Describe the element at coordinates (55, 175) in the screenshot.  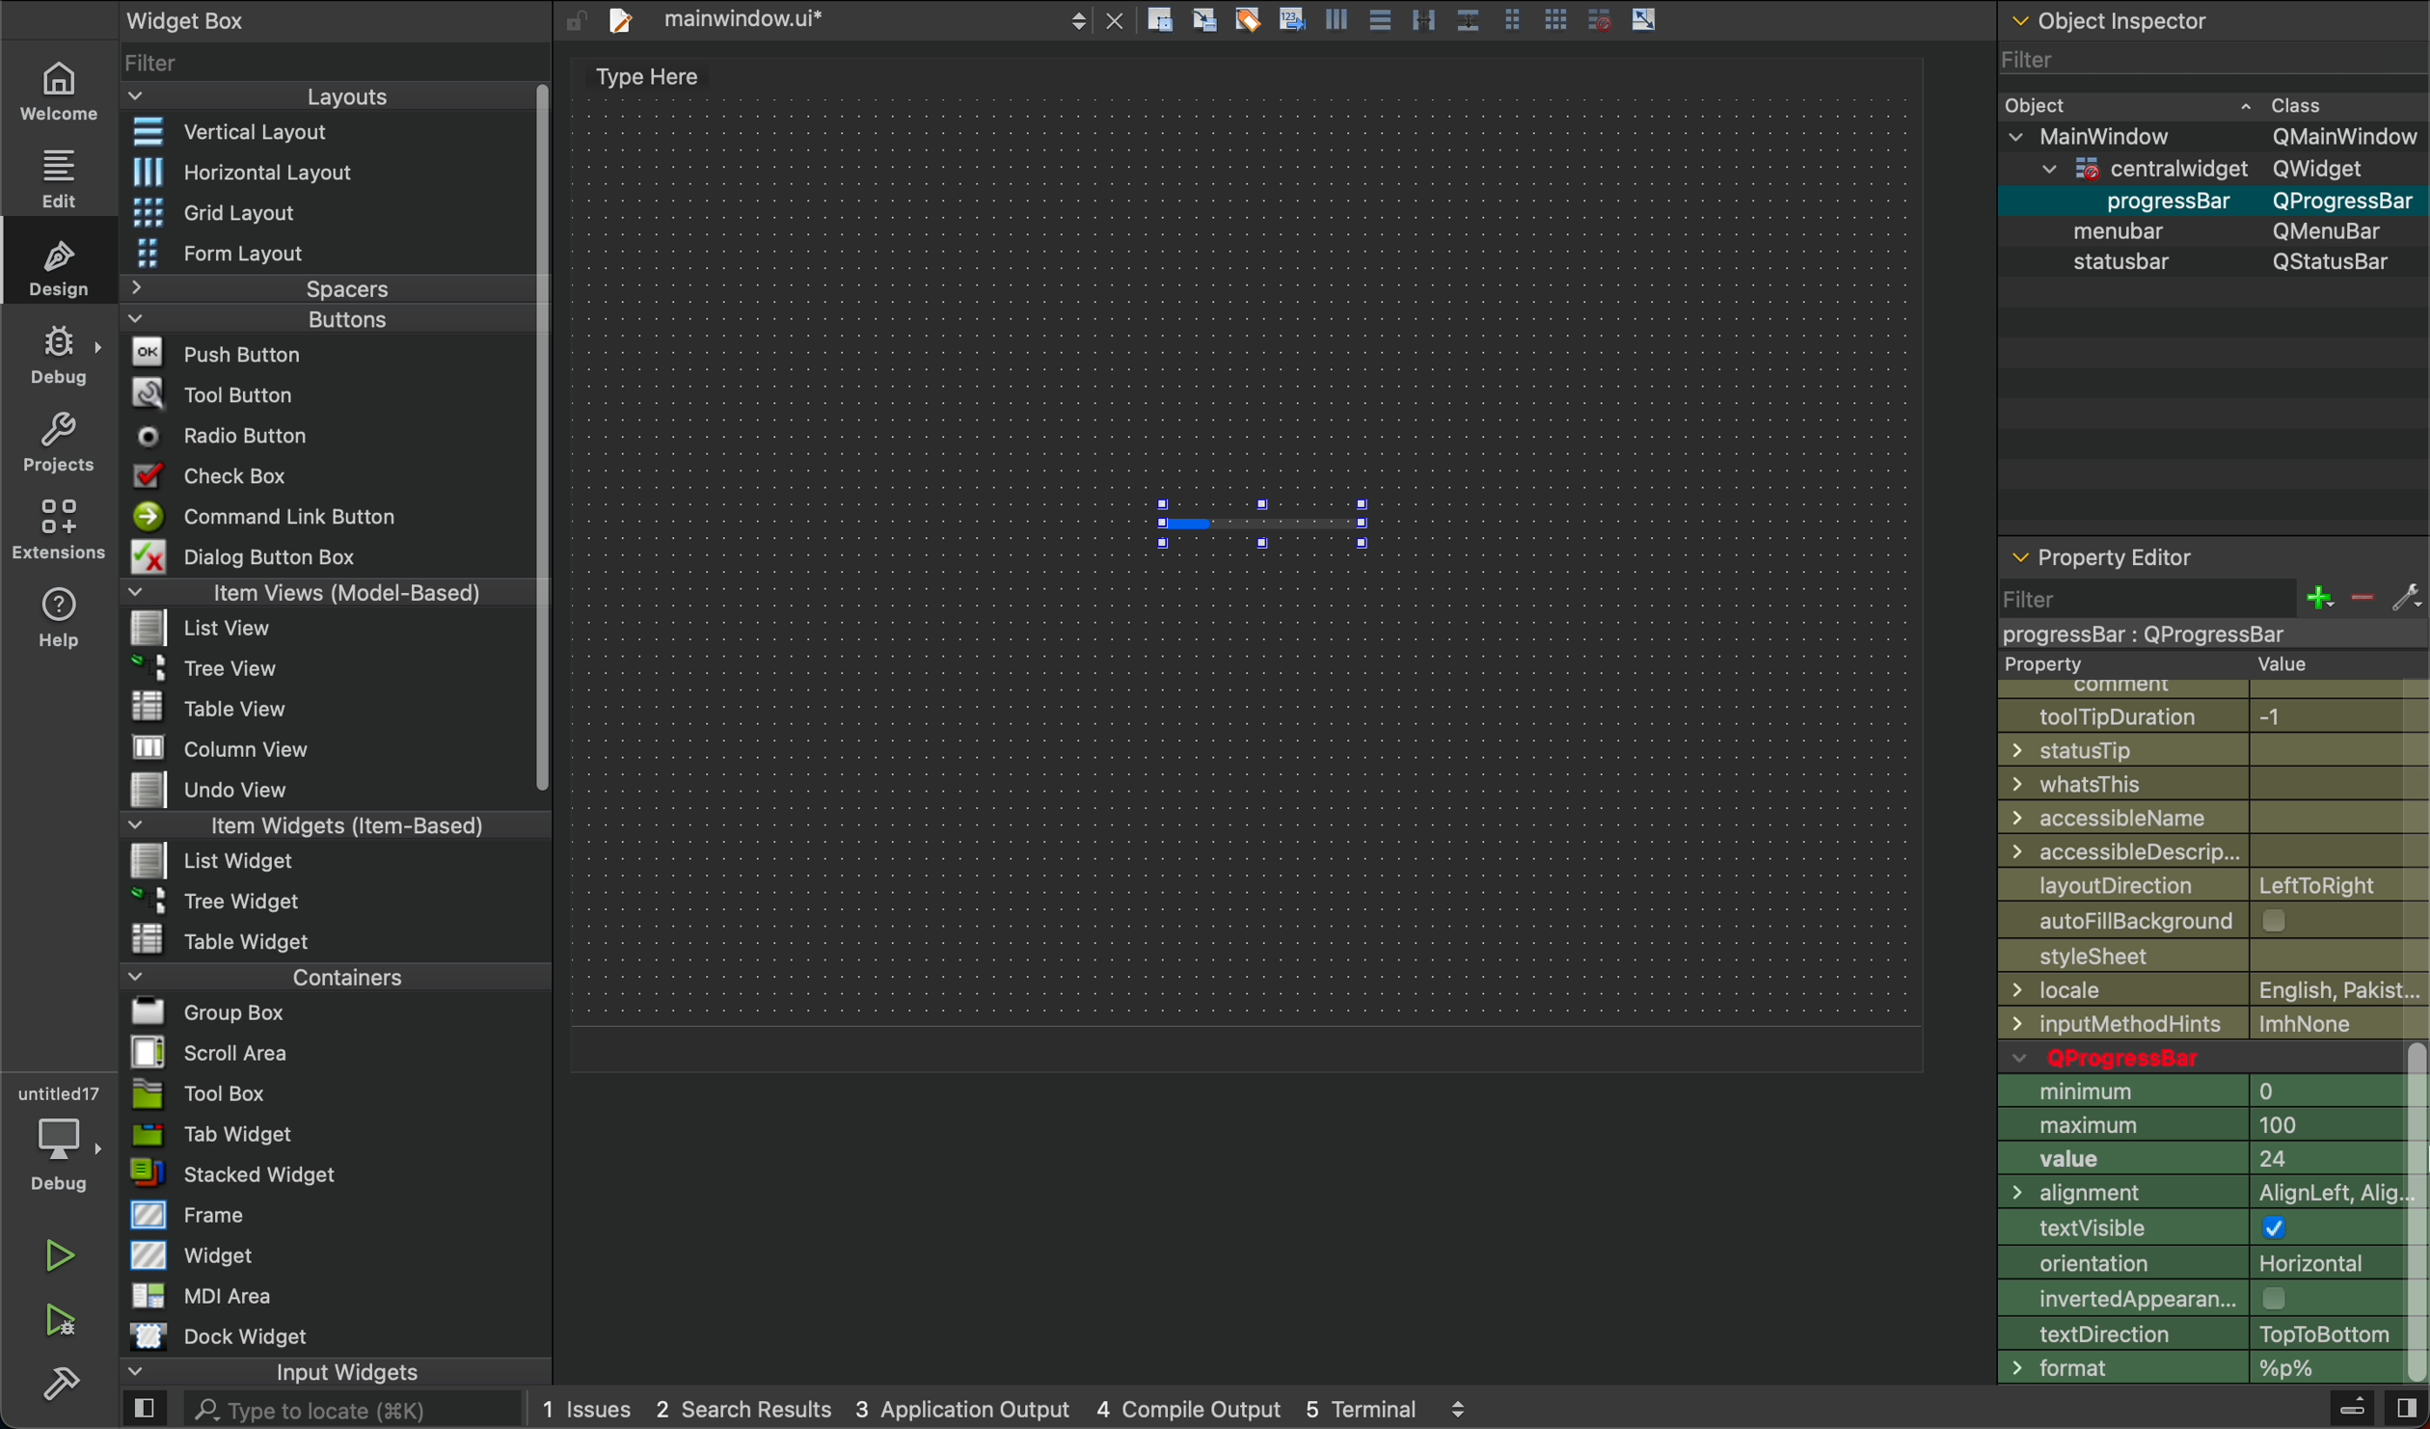
I see `edit` at that location.